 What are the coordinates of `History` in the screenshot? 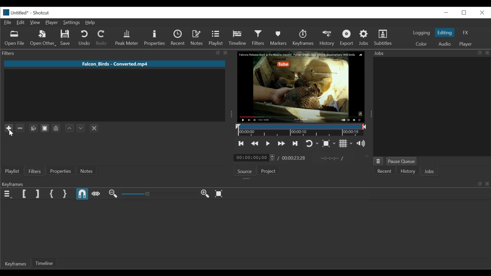 It's located at (327, 38).